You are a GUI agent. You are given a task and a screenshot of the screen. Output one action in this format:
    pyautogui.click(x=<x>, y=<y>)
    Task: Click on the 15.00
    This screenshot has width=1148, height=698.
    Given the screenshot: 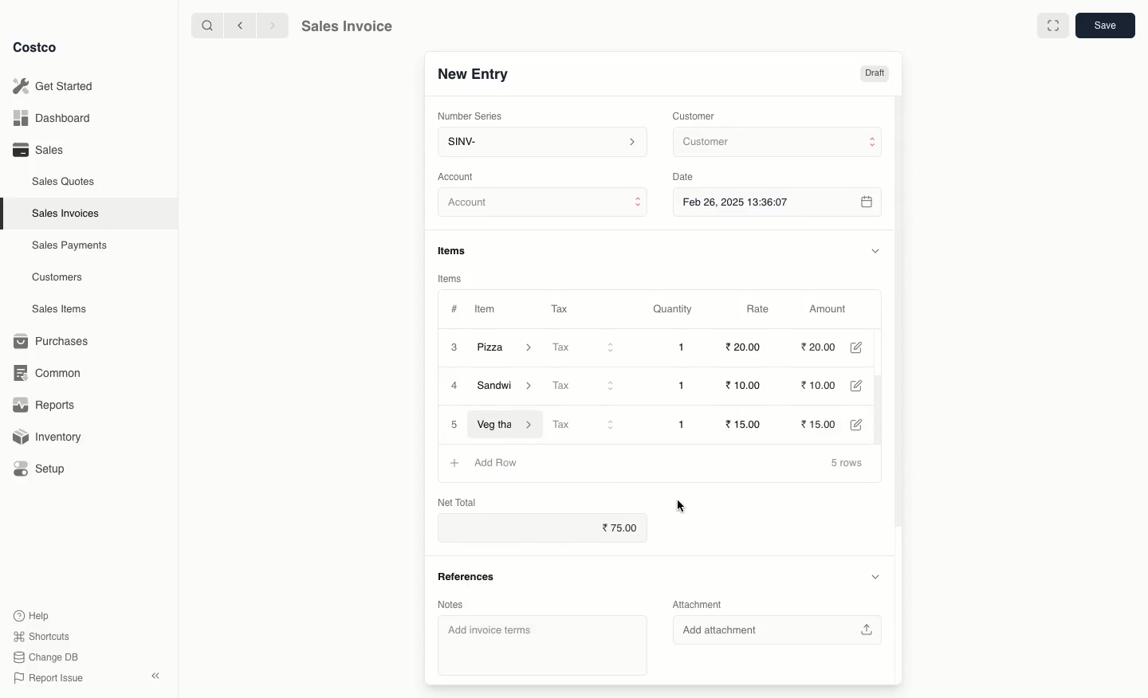 What is the action you would take?
    pyautogui.click(x=827, y=422)
    